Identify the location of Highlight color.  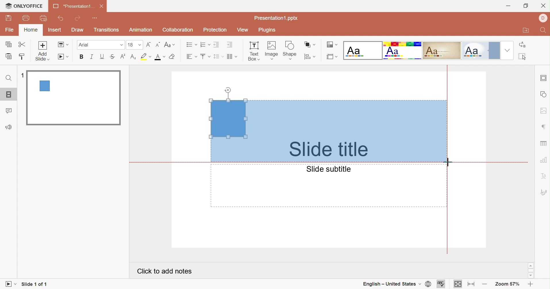
(145, 57).